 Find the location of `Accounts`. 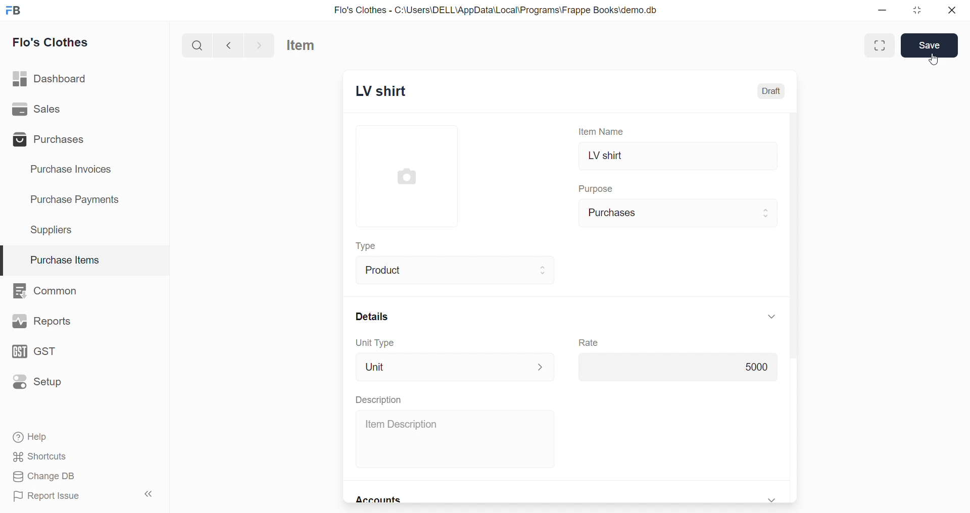

Accounts is located at coordinates (381, 500).